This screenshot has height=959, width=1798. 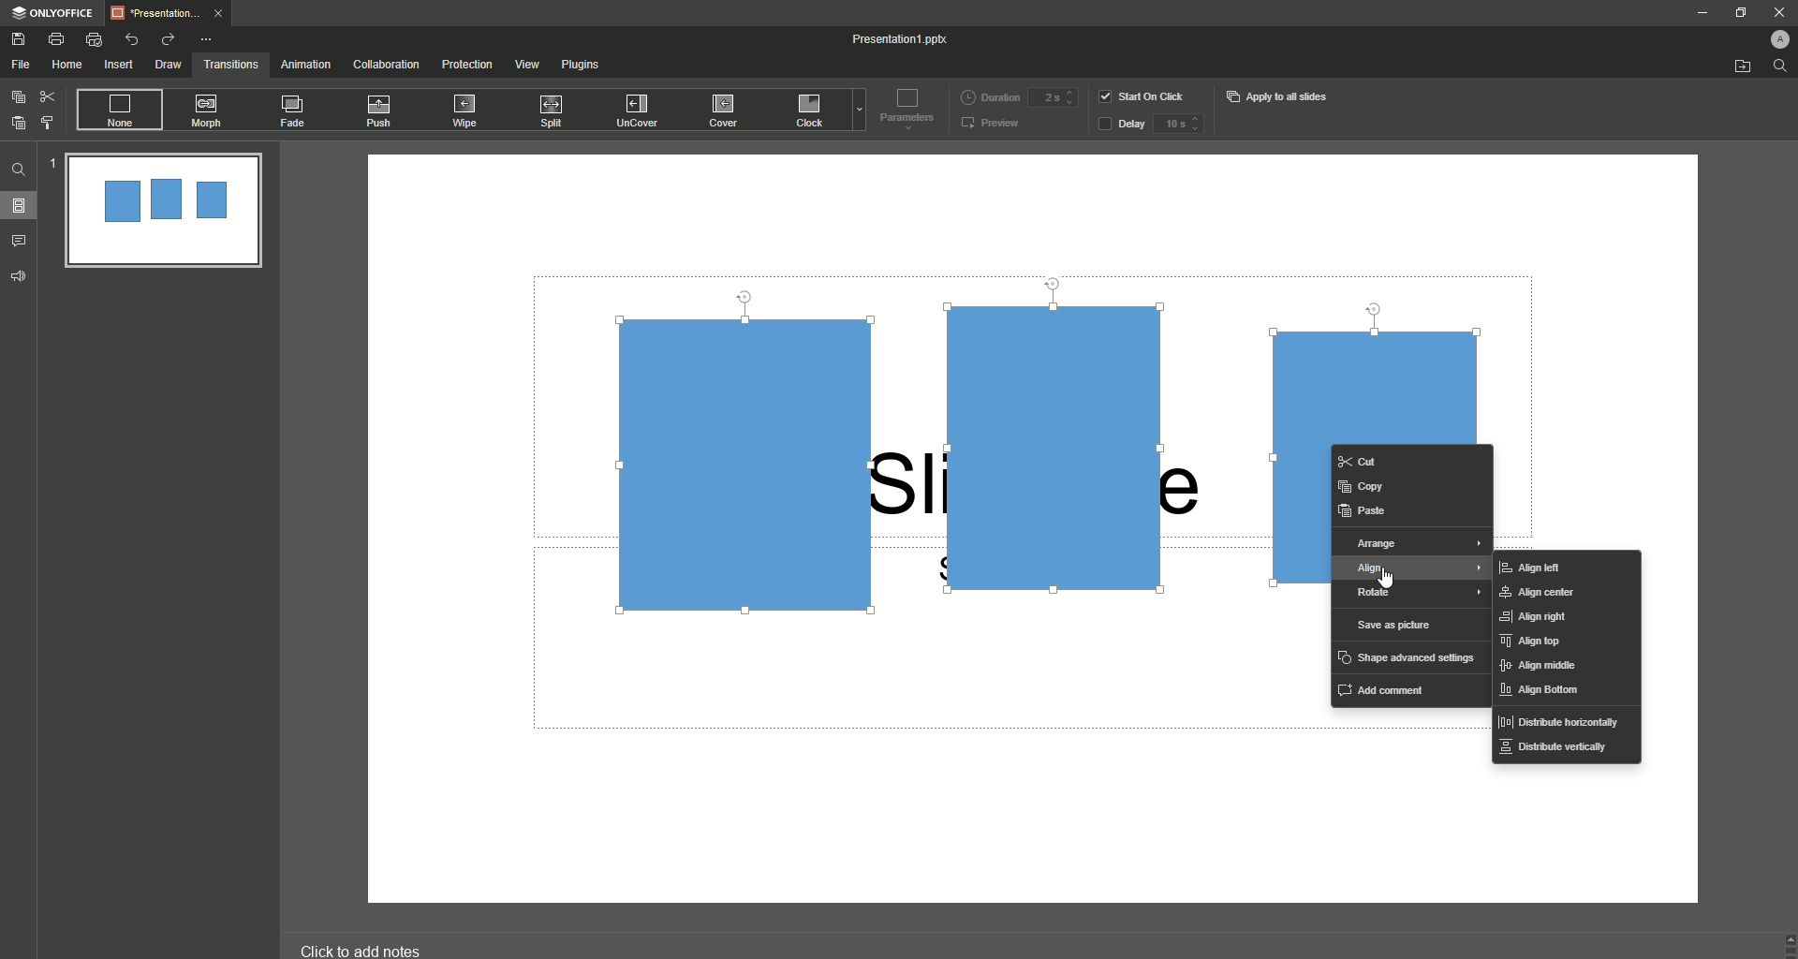 I want to click on delay input, so click(x=1178, y=124).